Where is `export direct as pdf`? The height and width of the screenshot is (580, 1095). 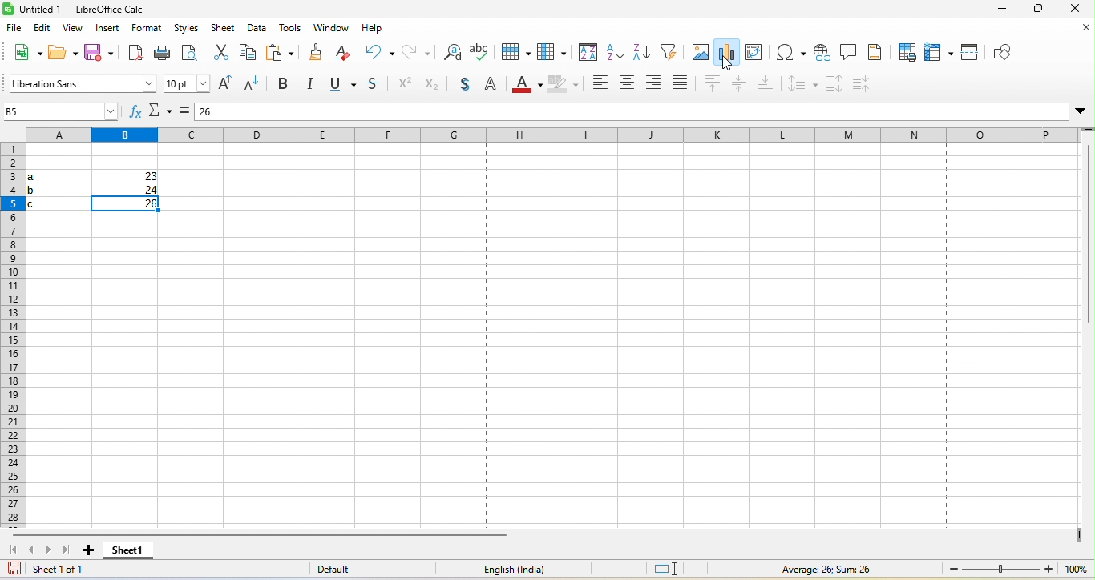
export direct as pdf is located at coordinates (134, 54).